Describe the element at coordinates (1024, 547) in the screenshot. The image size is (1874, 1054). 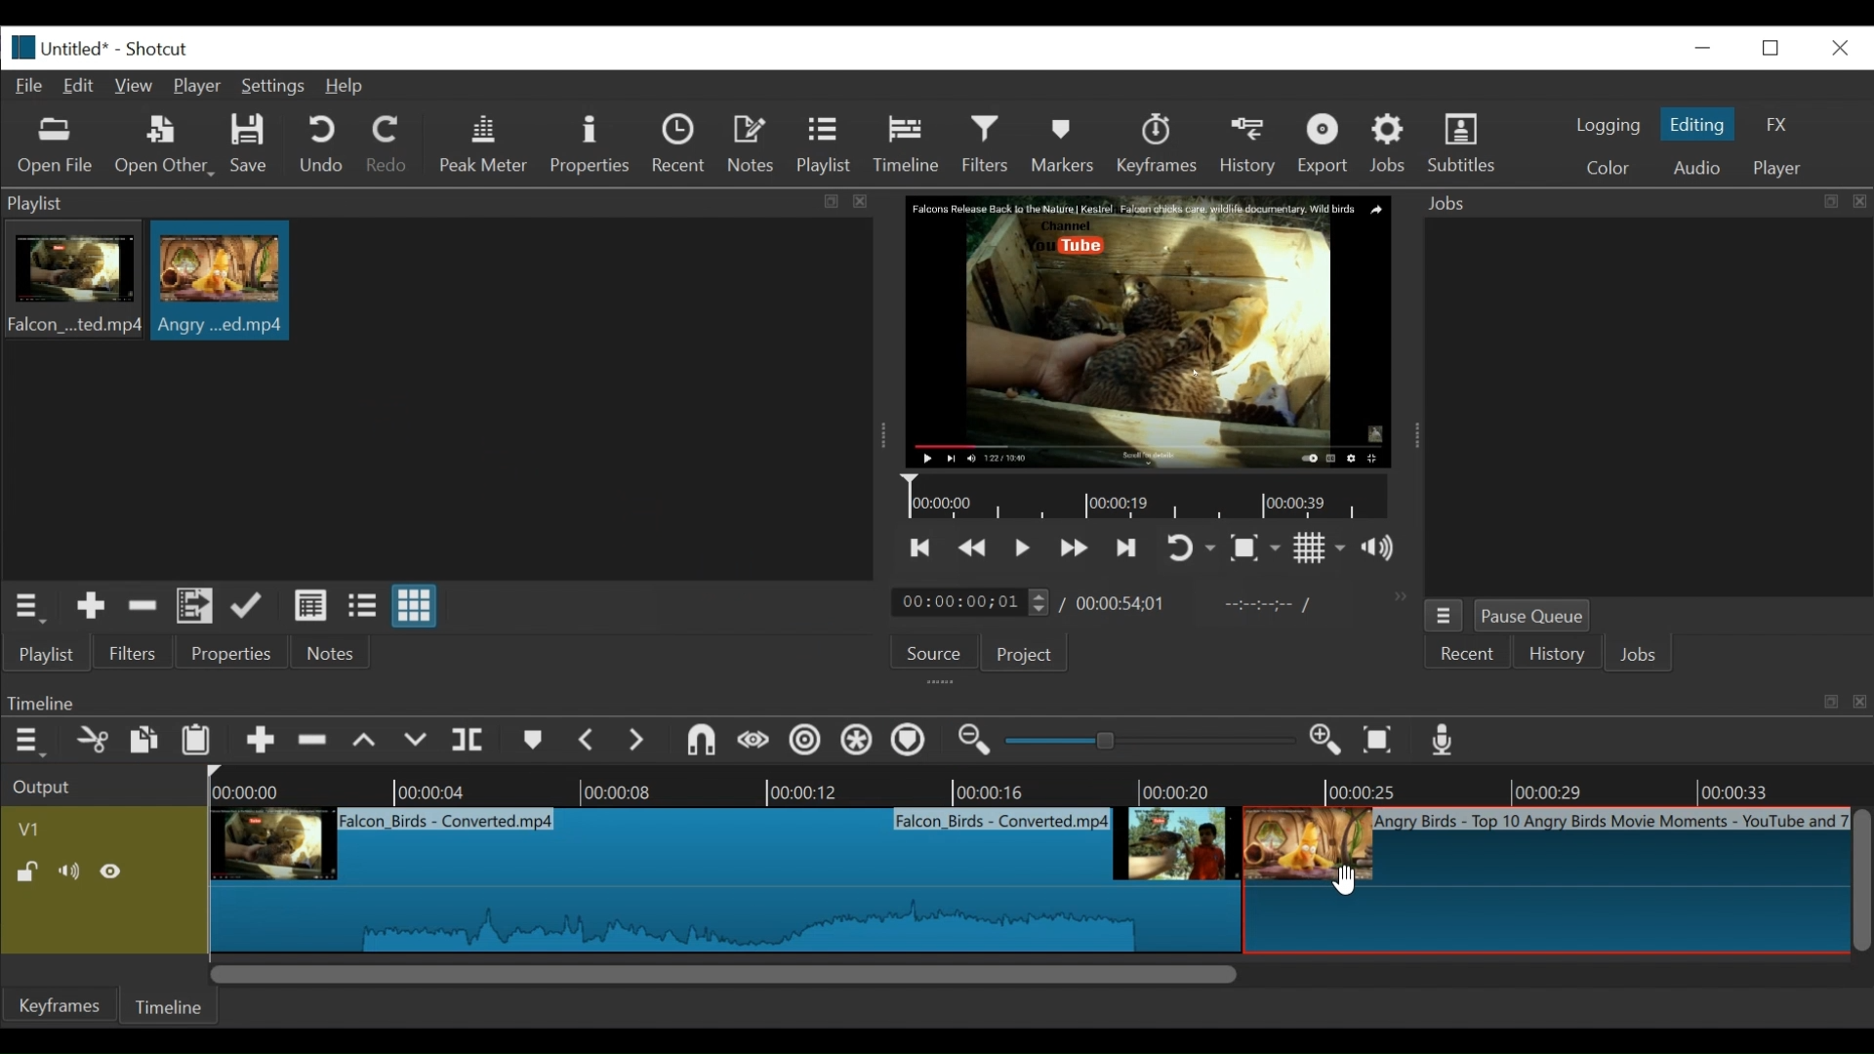
I see `Toggle play or pause` at that location.